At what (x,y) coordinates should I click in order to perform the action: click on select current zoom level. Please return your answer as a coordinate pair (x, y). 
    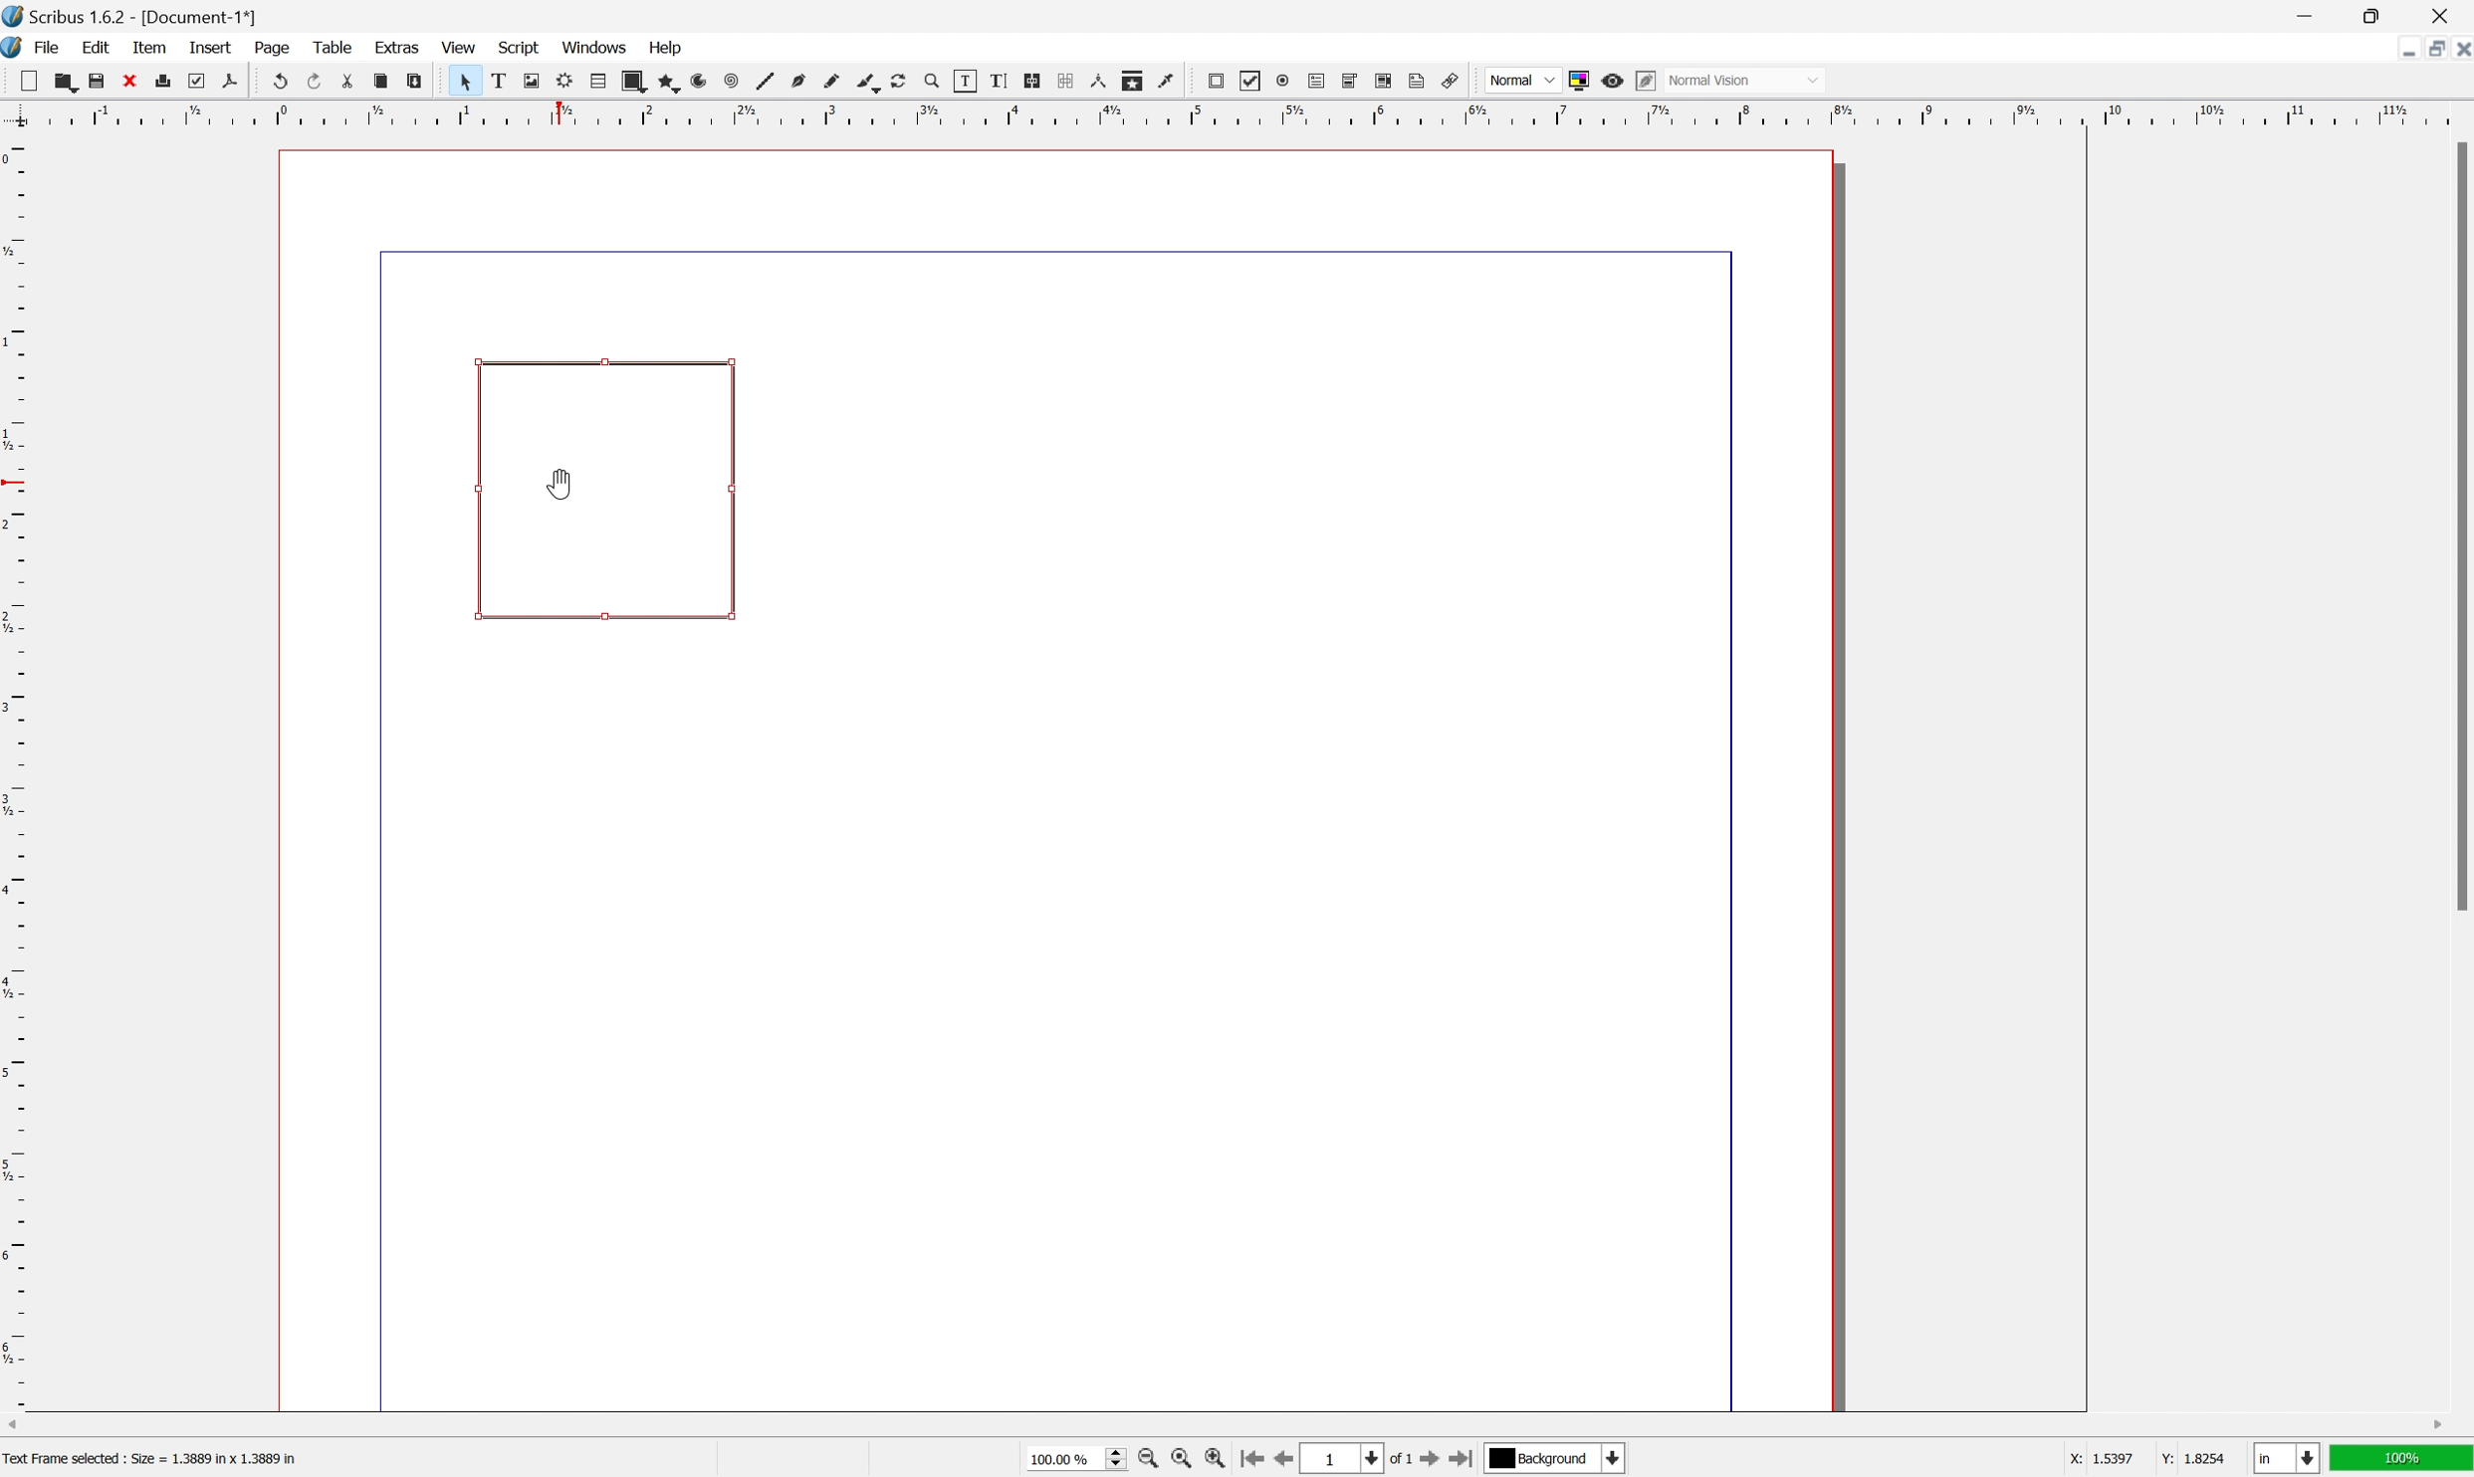
    Looking at the image, I should click on (1078, 1462).